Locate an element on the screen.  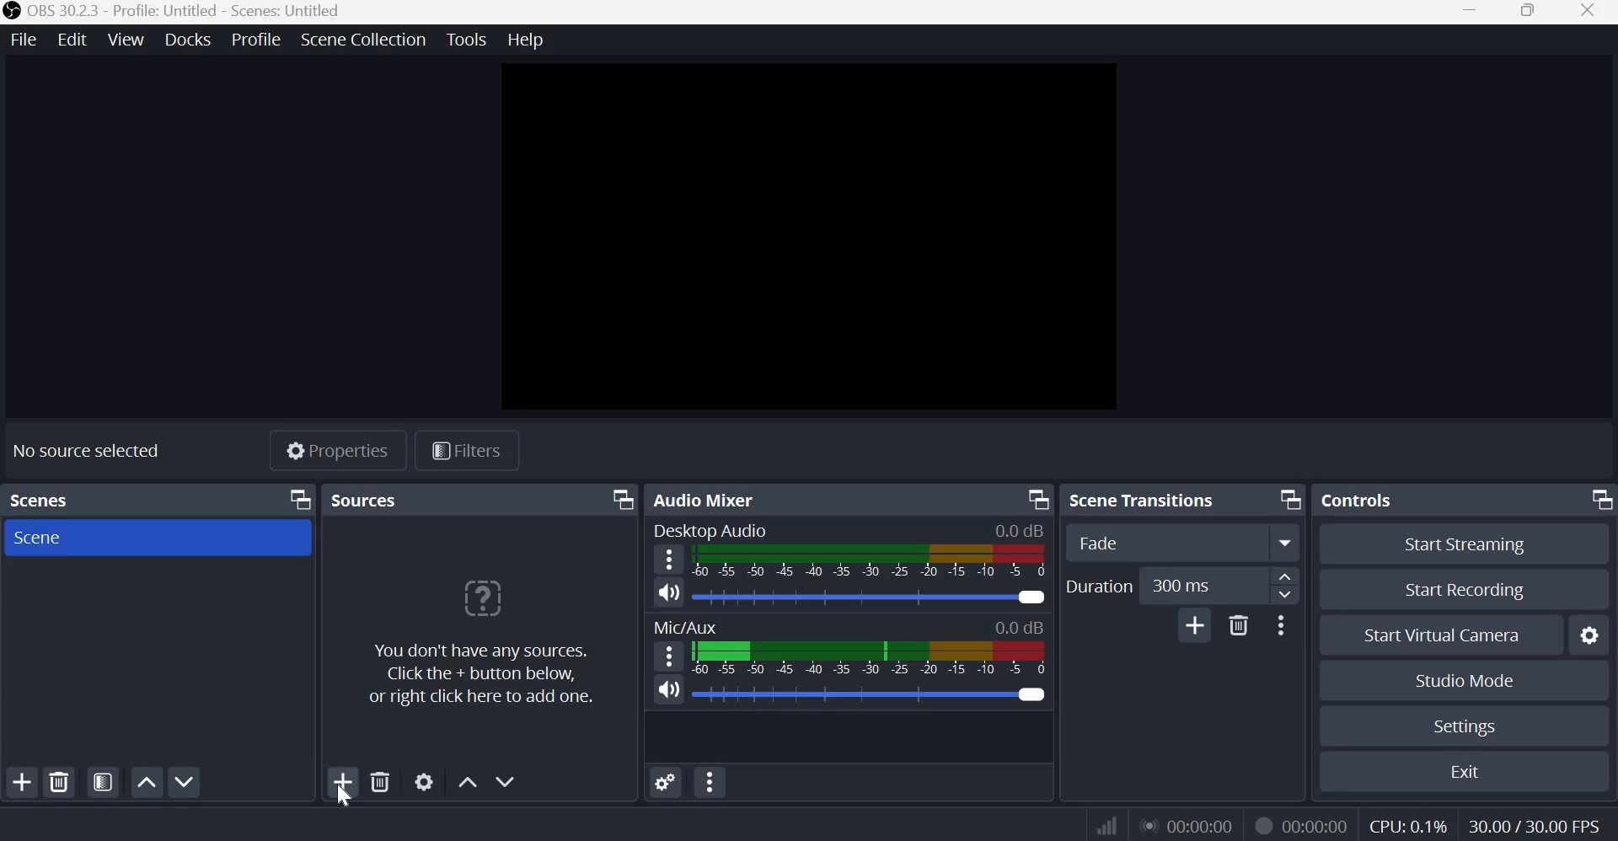
cursor is located at coordinates (343, 801).